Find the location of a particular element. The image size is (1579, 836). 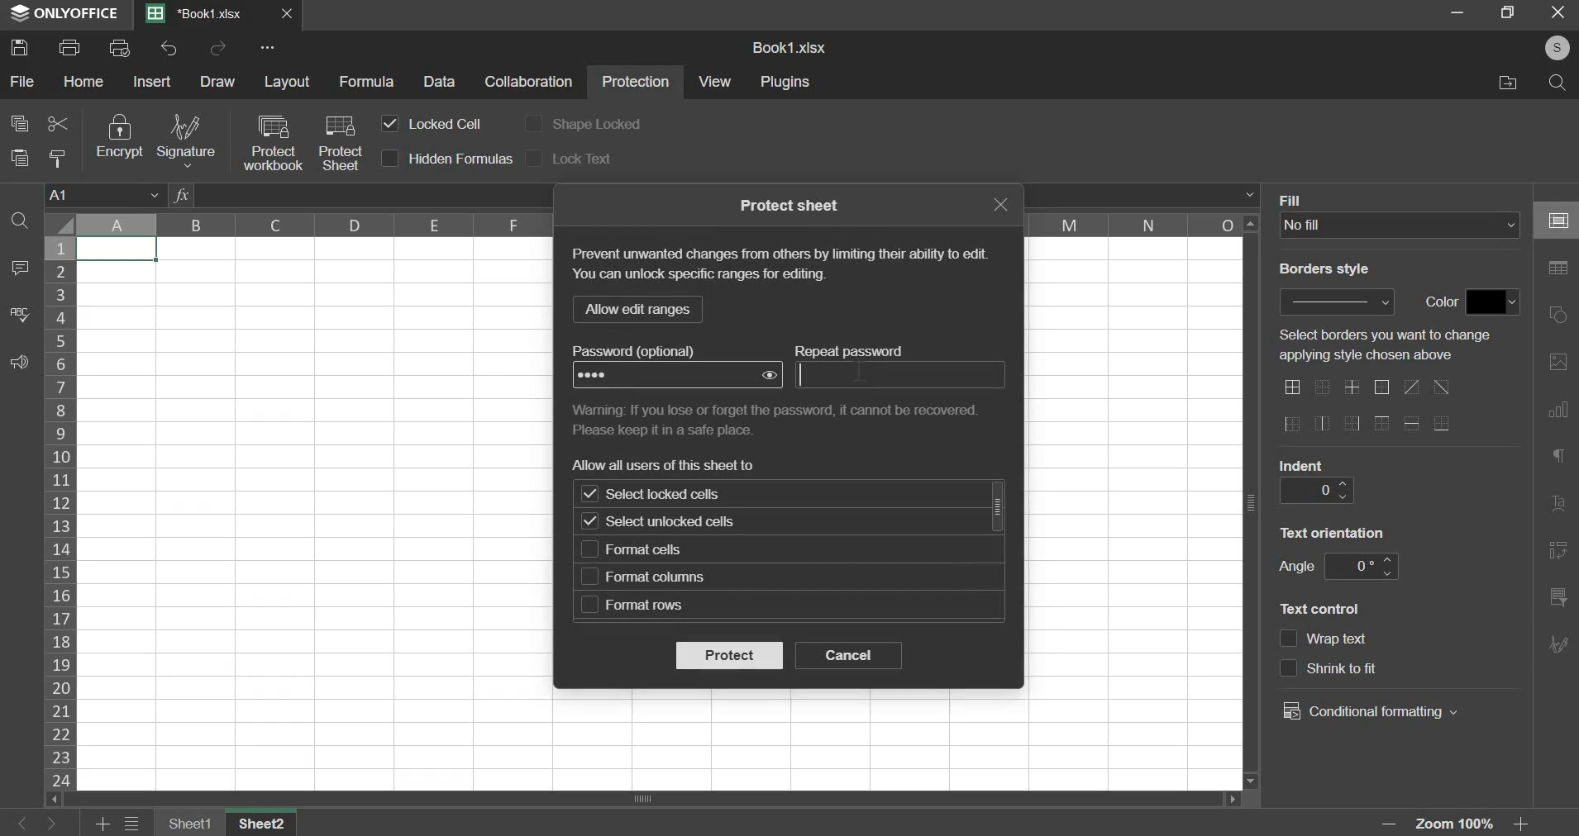

data is located at coordinates (441, 82).